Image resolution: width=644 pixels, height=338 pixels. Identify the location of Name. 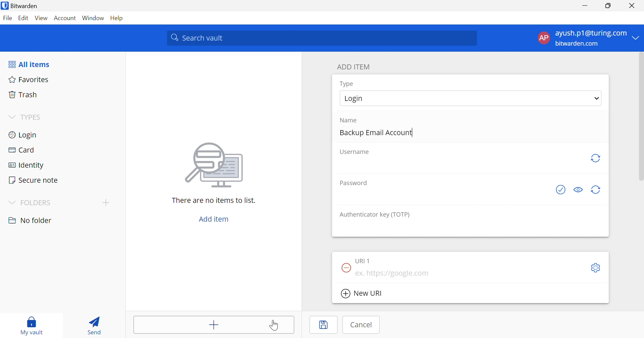
(348, 120).